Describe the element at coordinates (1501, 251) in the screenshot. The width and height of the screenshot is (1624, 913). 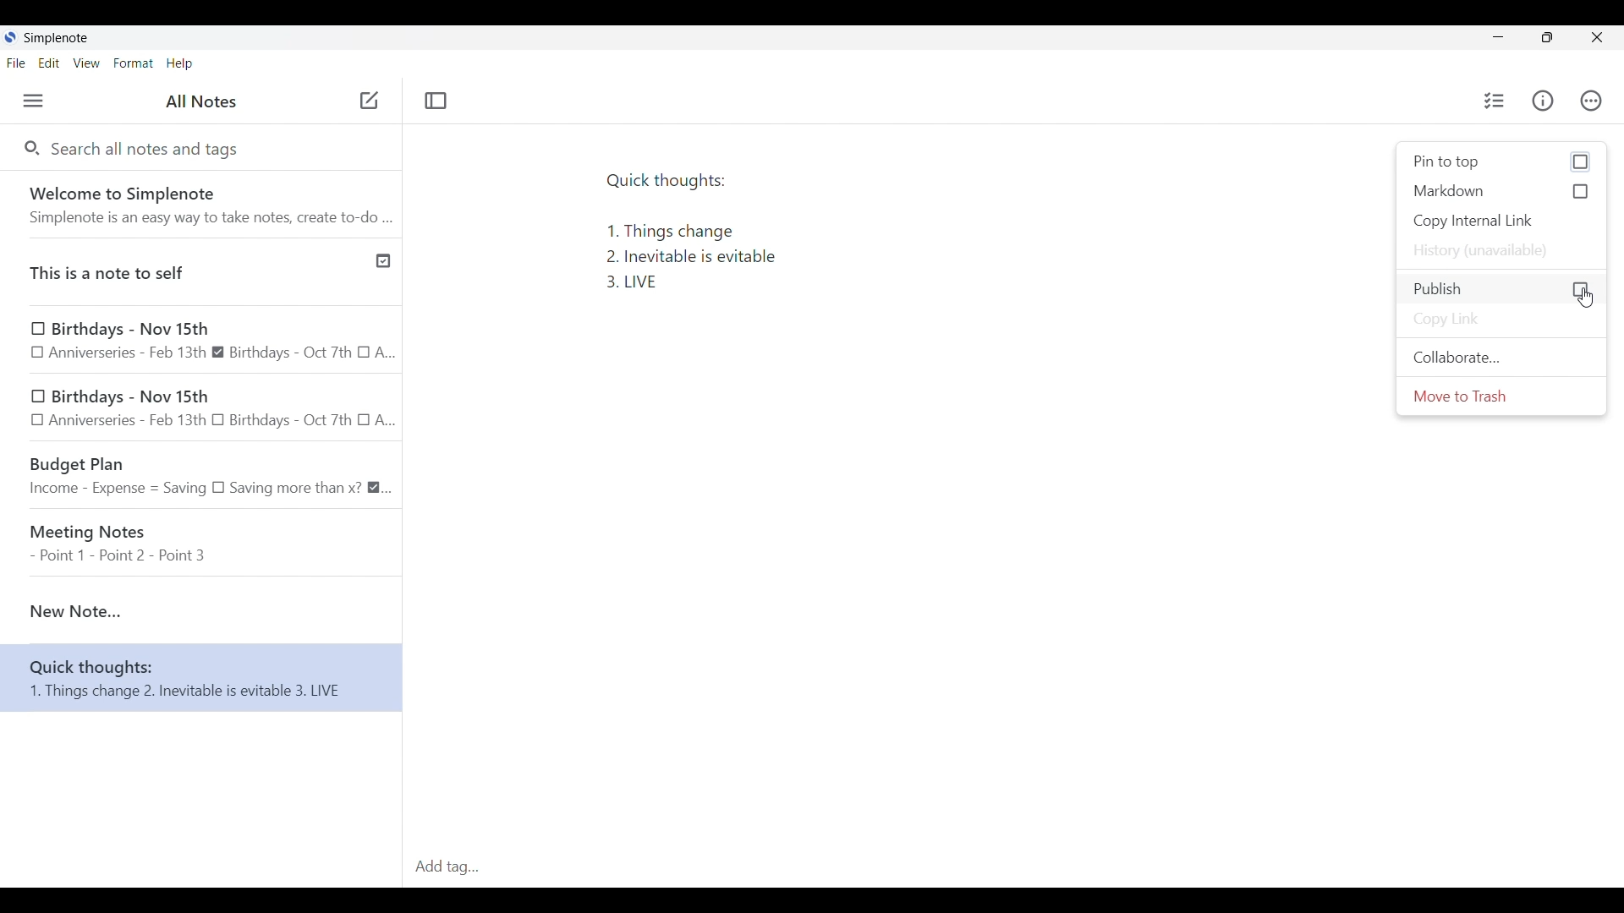
I see `History` at that location.